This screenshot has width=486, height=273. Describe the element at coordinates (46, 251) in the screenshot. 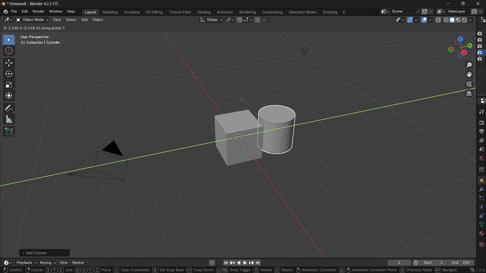

I see `add cylinder` at that location.